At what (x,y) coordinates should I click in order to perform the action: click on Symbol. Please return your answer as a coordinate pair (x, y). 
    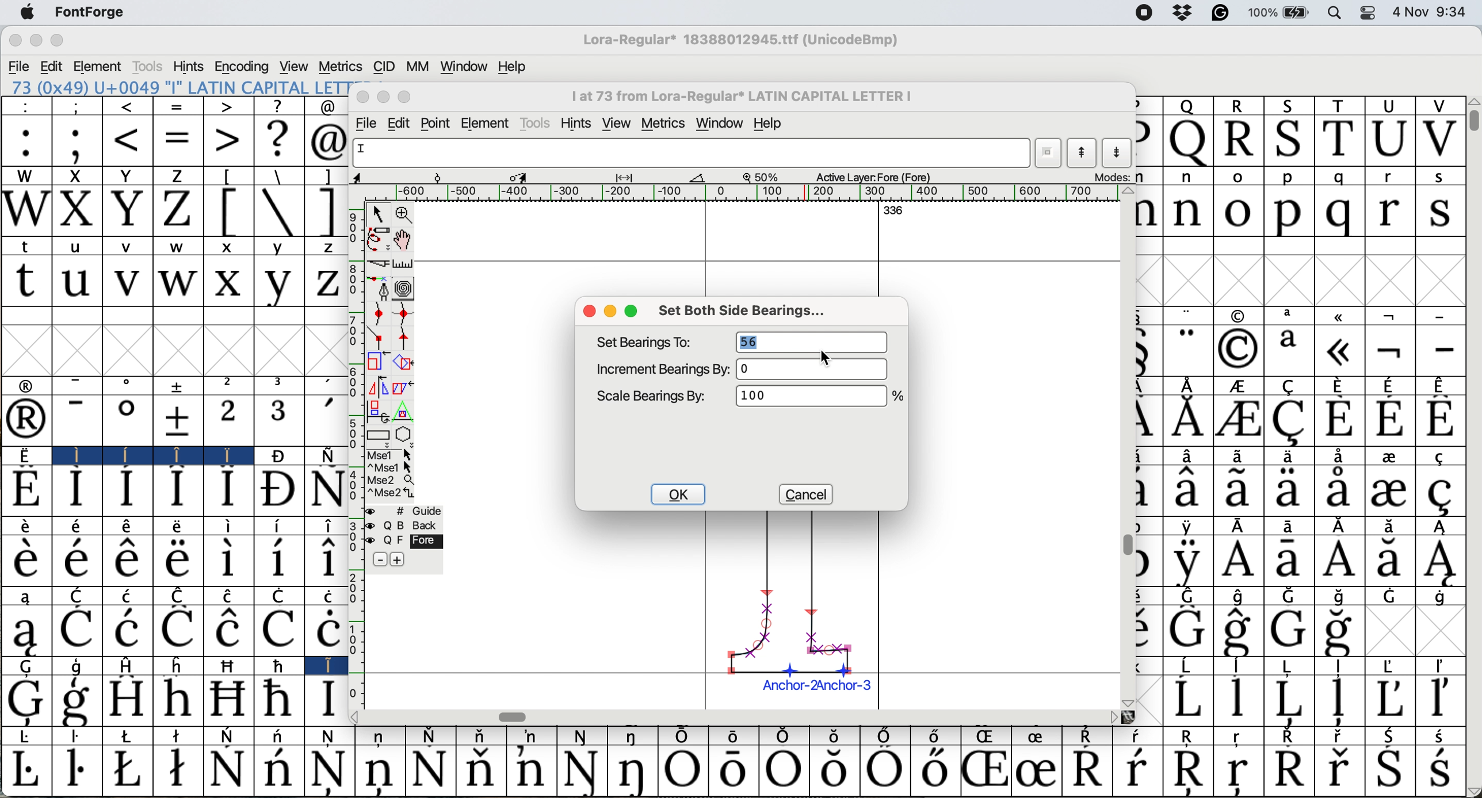
    Looking at the image, I should click on (1237, 560).